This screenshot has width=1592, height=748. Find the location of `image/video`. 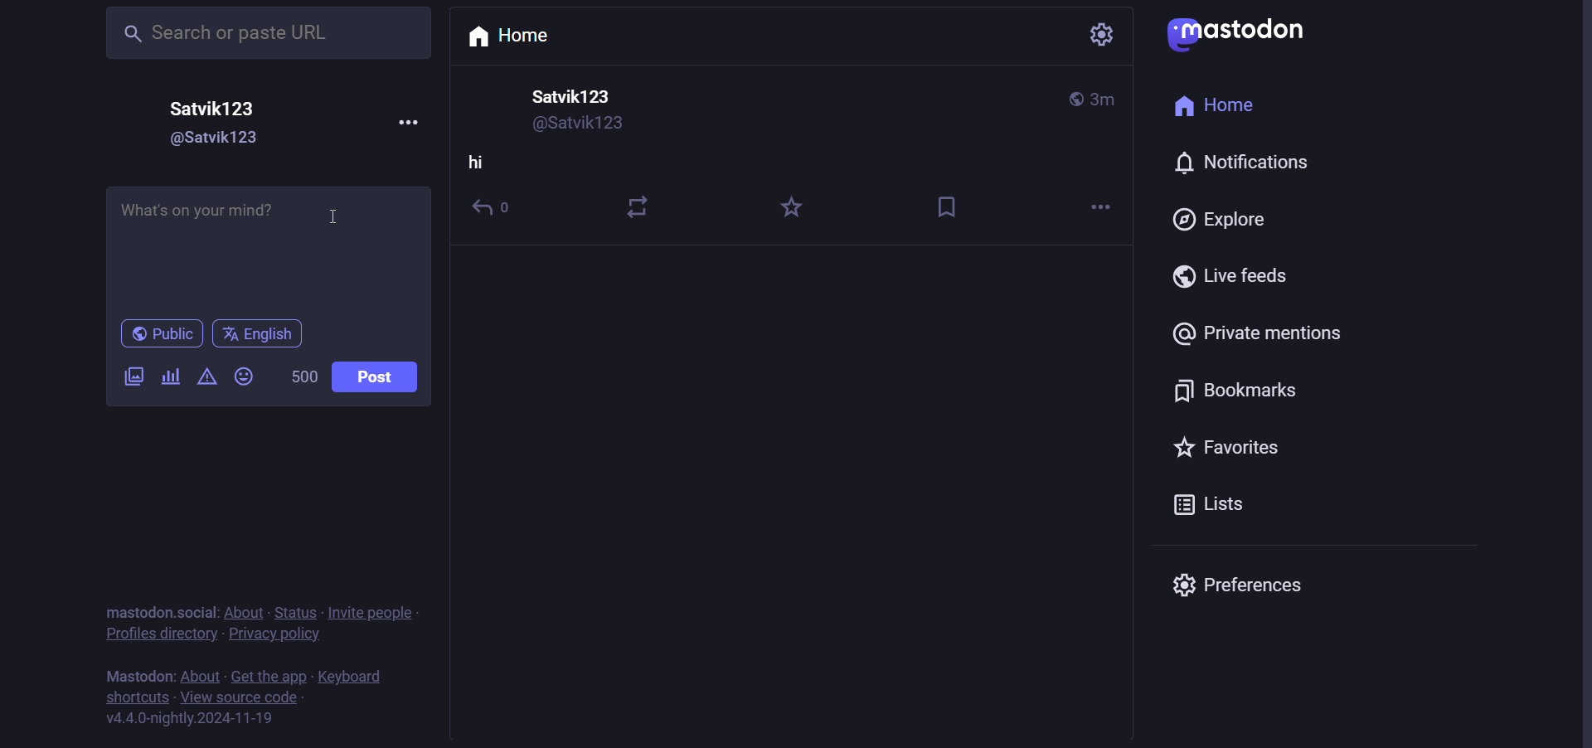

image/video is located at coordinates (134, 376).